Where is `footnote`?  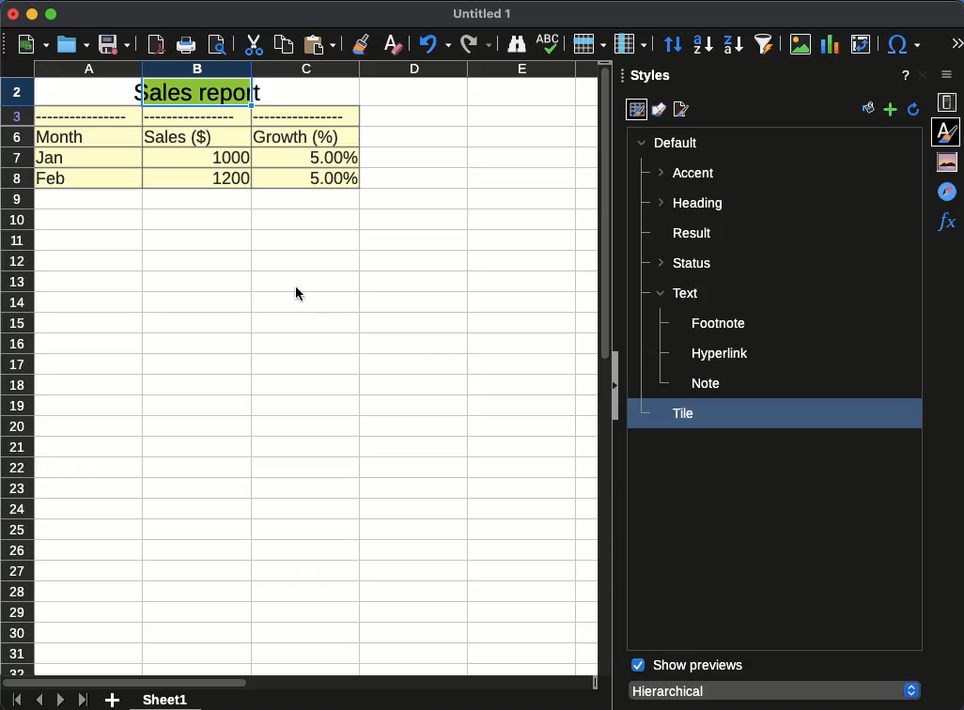 footnote is located at coordinates (719, 324).